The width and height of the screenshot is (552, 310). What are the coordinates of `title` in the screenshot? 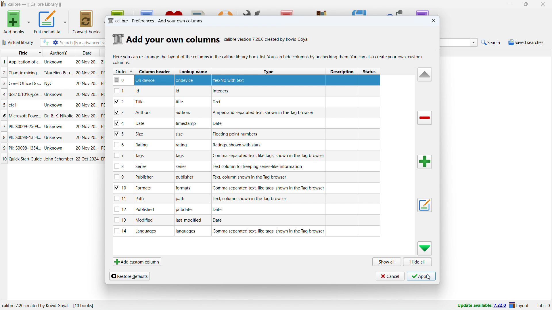 It's located at (25, 83).